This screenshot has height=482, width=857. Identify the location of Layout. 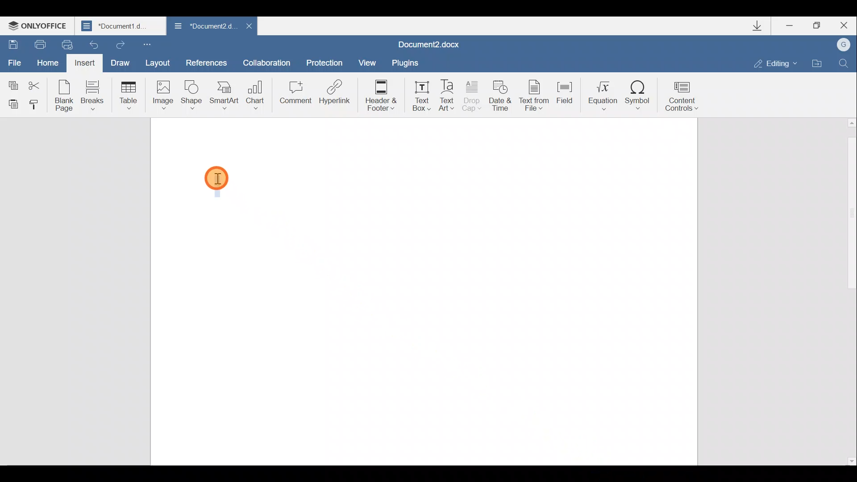
(162, 64).